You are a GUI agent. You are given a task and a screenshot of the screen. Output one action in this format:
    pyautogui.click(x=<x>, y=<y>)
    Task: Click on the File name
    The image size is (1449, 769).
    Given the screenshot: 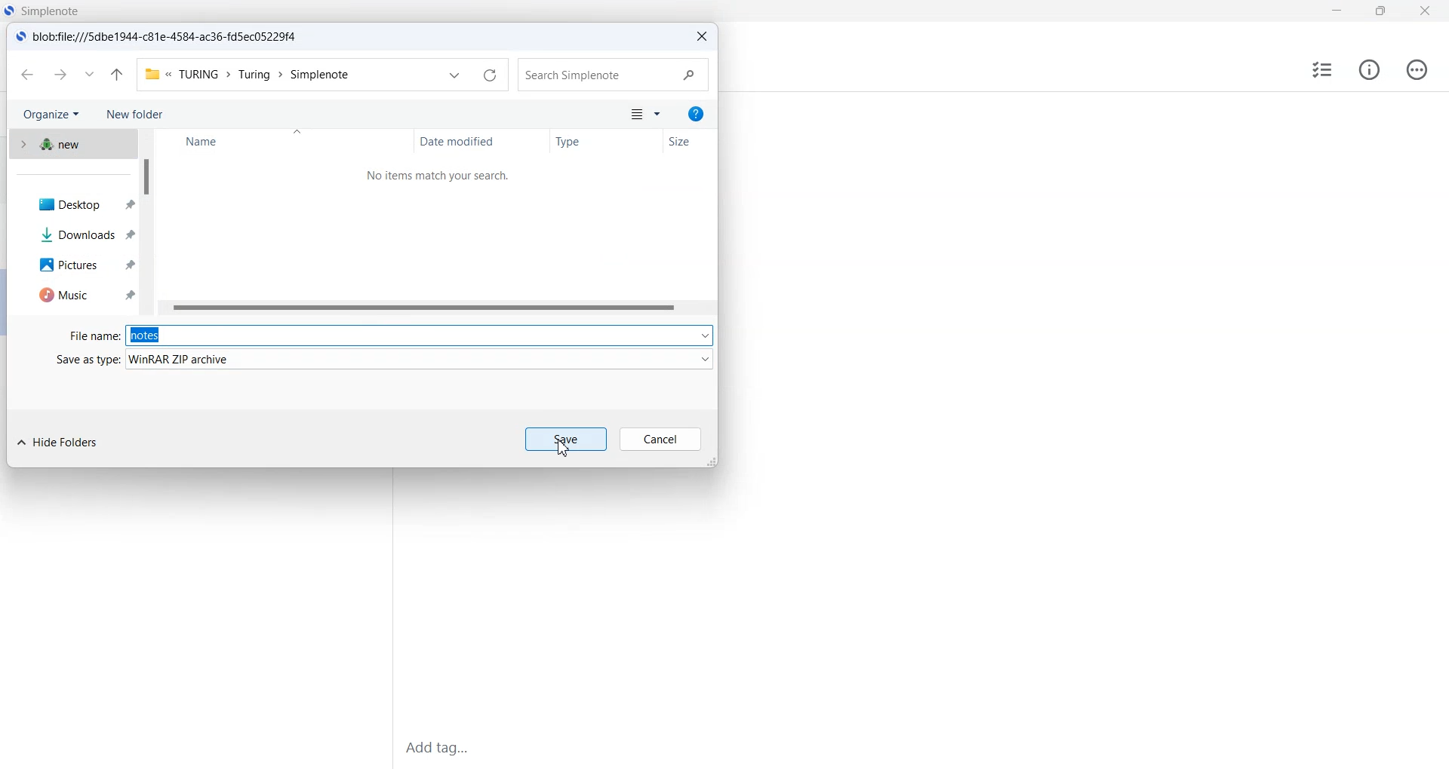 What is the action you would take?
    pyautogui.click(x=92, y=335)
    